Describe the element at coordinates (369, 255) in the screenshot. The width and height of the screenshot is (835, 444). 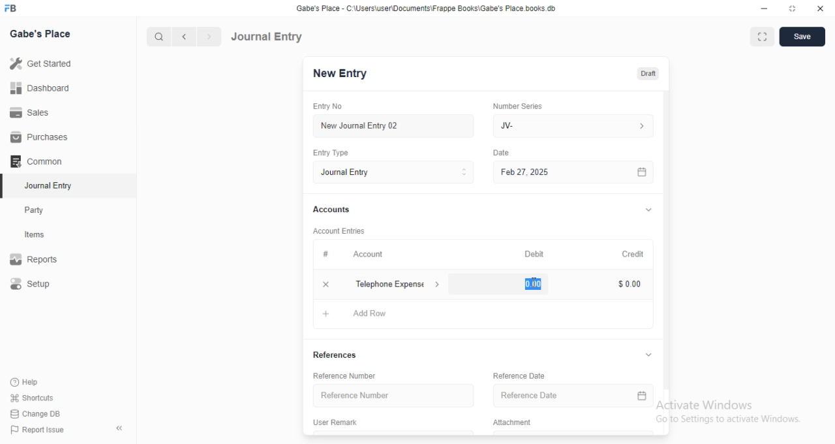
I see `Account` at that location.